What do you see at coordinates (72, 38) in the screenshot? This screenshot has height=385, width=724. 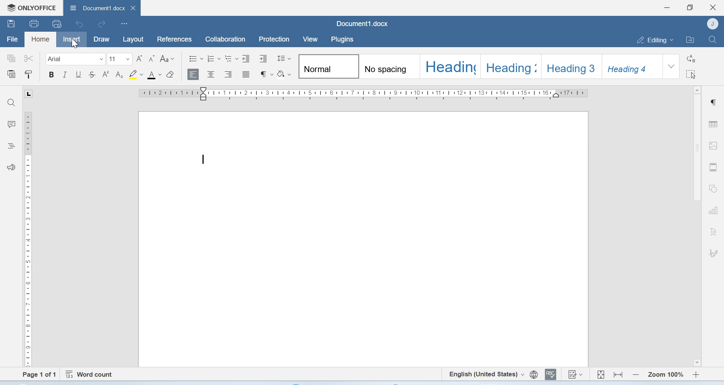 I see `Insert` at bounding box center [72, 38].